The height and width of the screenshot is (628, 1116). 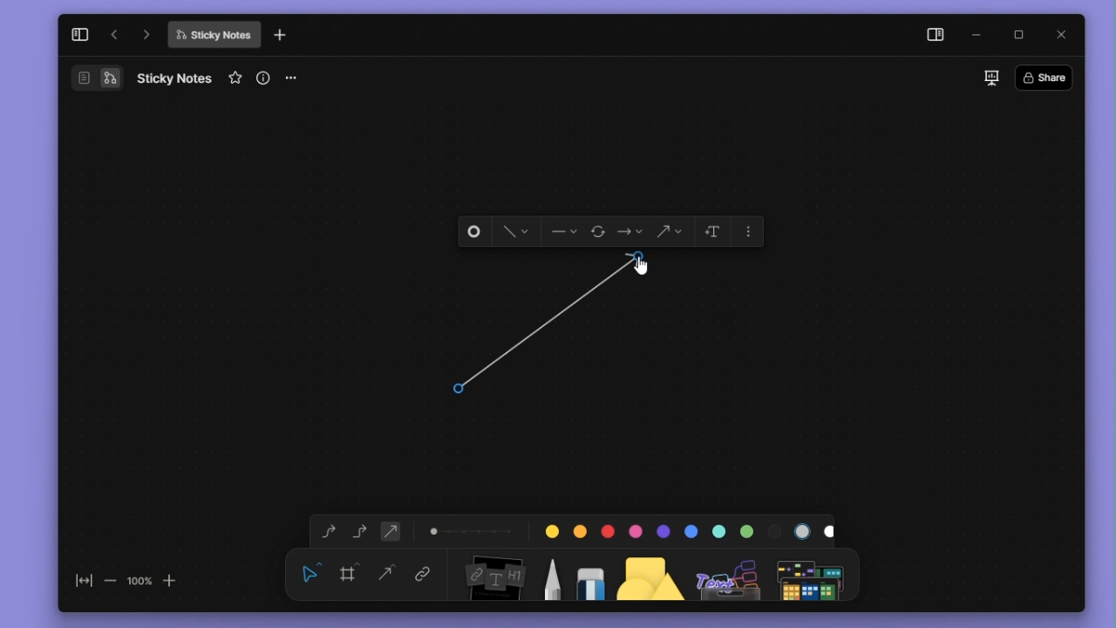 What do you see at coordinates (813, 574) in the screenshot?
I see `more` at bounding box center [813, 574].